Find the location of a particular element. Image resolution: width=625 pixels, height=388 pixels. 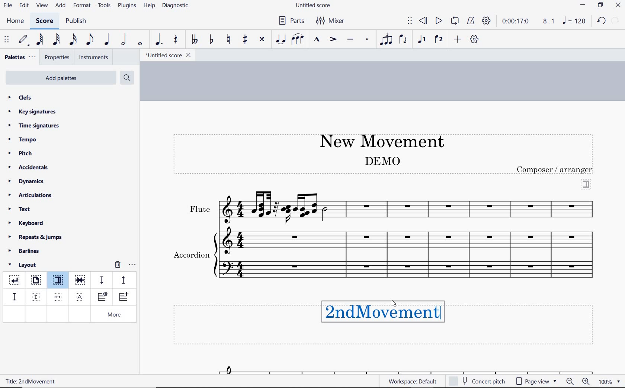

default (step time) is located at coordinates (24, 40).